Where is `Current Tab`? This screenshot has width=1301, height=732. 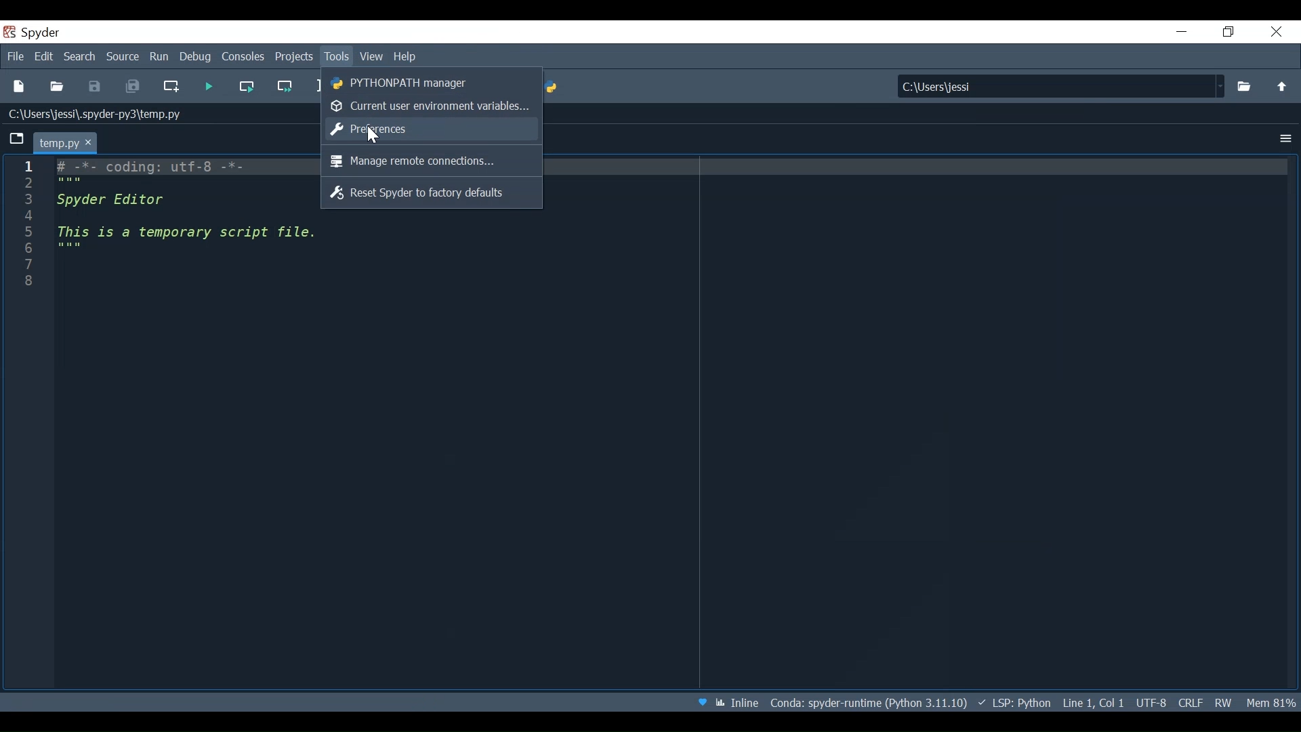 Current Tab is located at coordinates (64, 141).